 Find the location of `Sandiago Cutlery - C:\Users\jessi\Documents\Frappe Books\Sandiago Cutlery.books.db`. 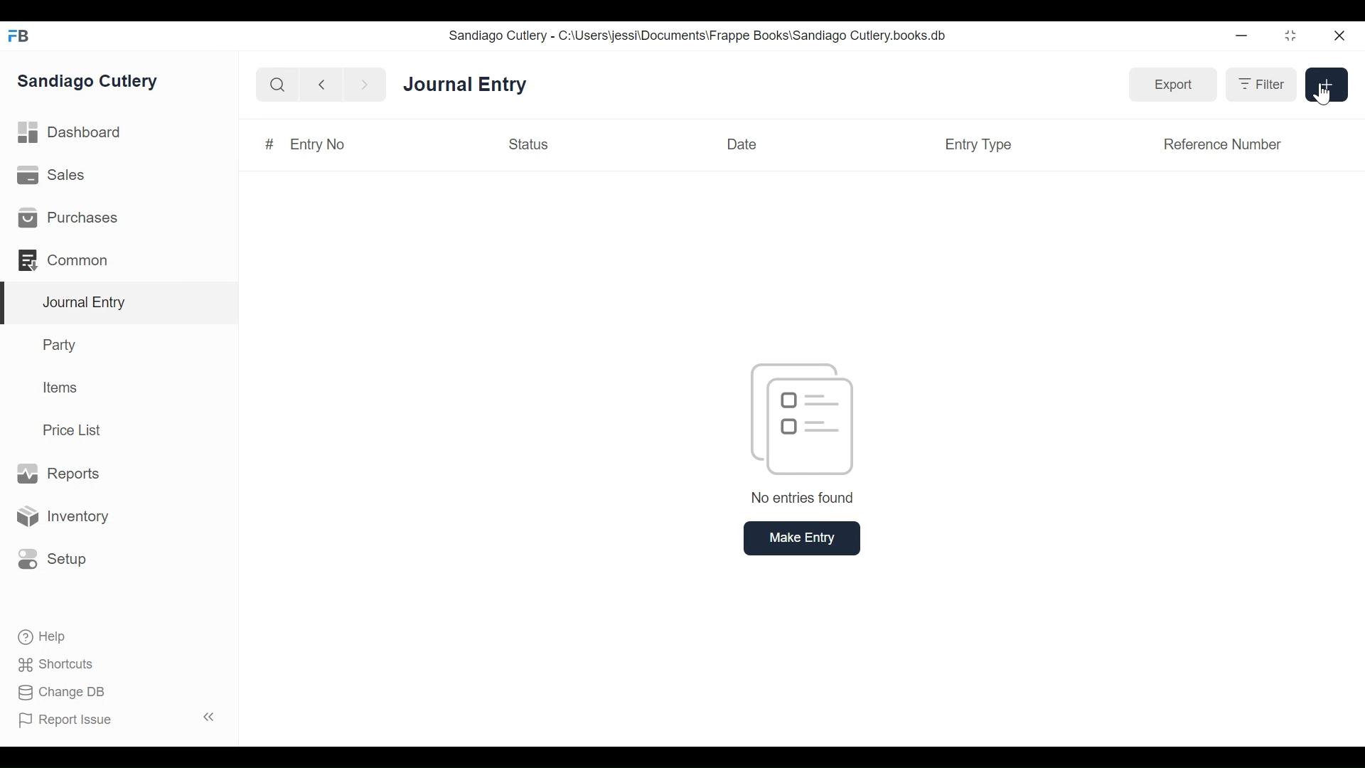

Sandiago Cutlery - C:\Users\jessi\Documents\Frappe Books\Sandiago Cutlery.books.db is located at coordinates (698, 36).